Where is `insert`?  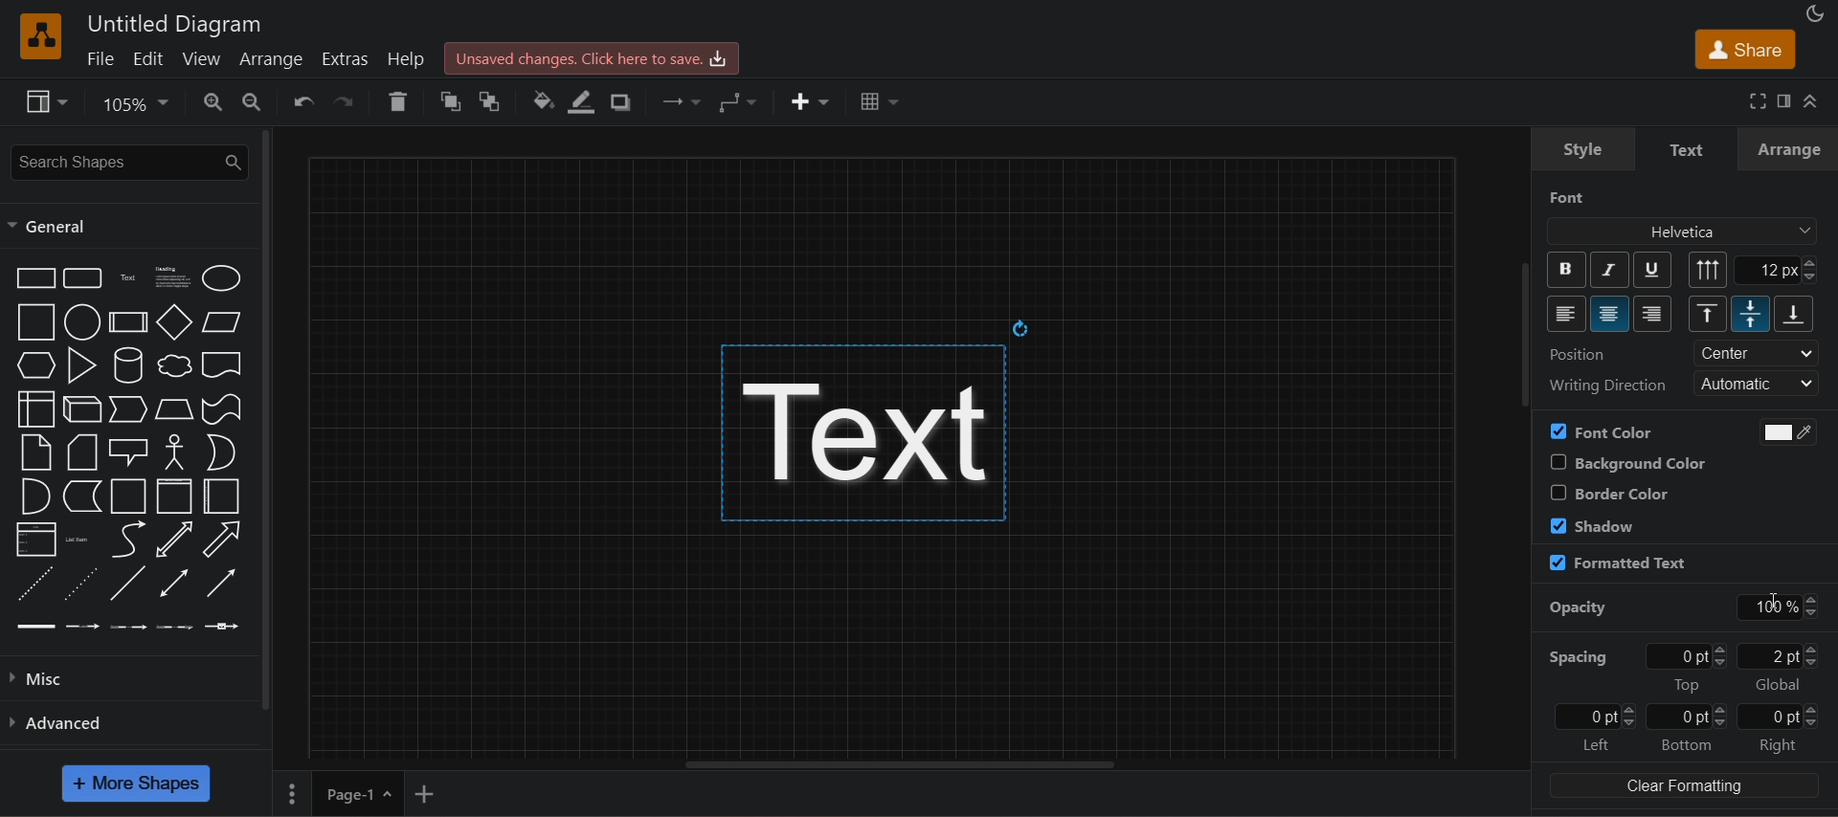 insert is located at coordinates (810, 101).